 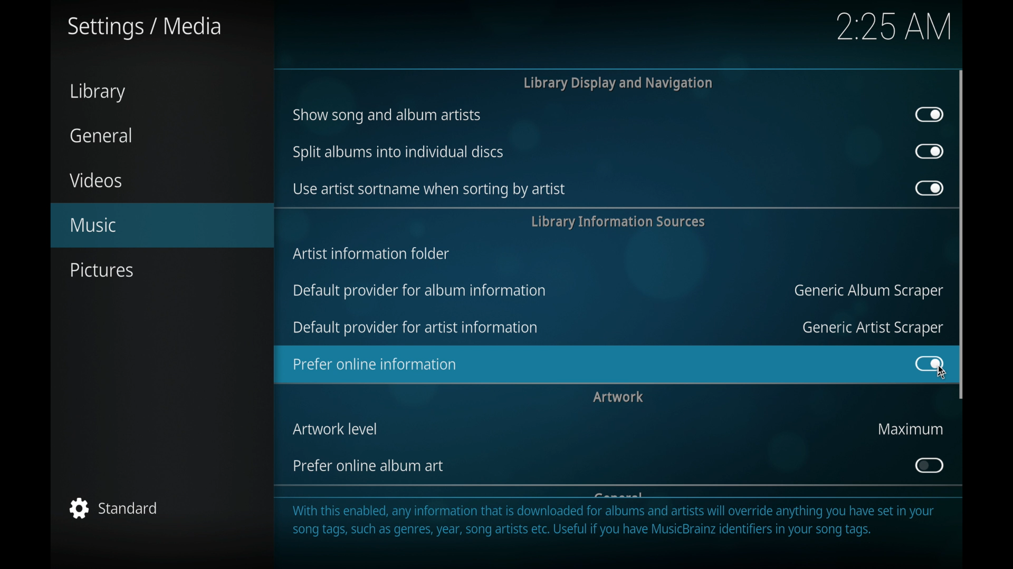 What do you see at coordinates (930, 114) in the screenshot?
I see `toggle button` at bounding box center [930, 114].